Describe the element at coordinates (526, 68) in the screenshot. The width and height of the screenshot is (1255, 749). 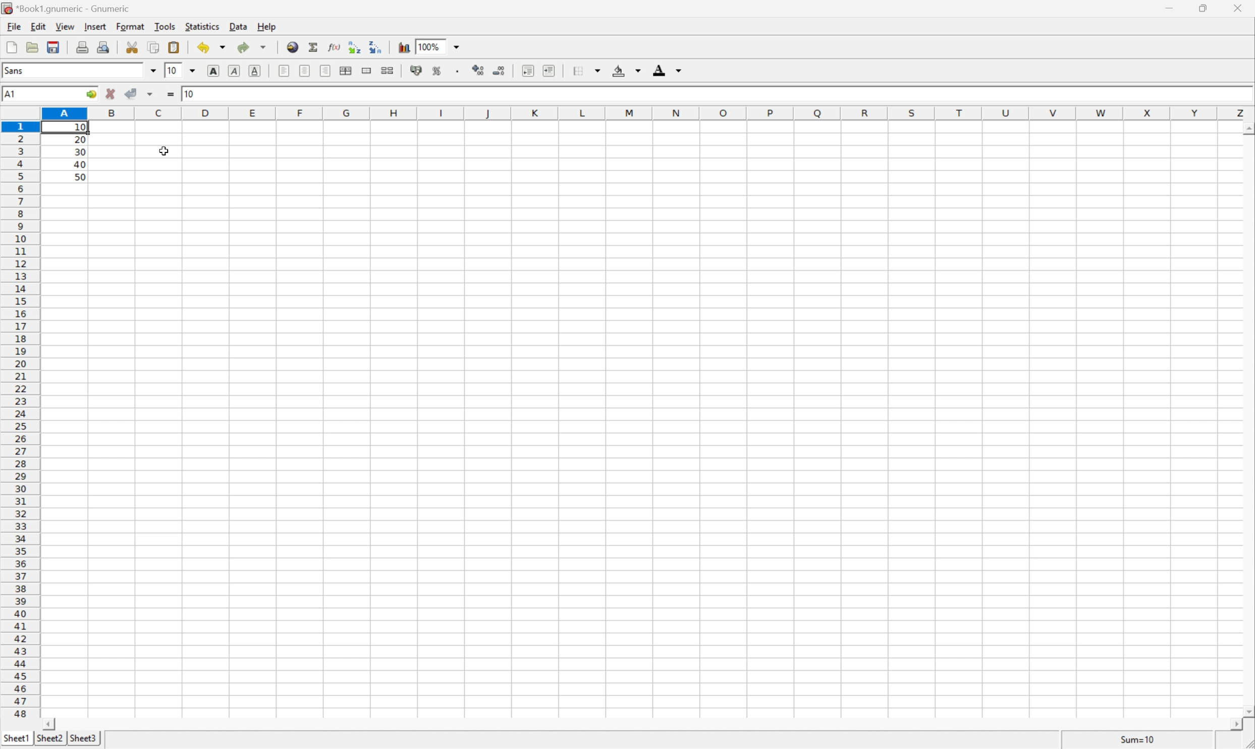
I see `Decrease the indent, and align the contents to the left` at that location.